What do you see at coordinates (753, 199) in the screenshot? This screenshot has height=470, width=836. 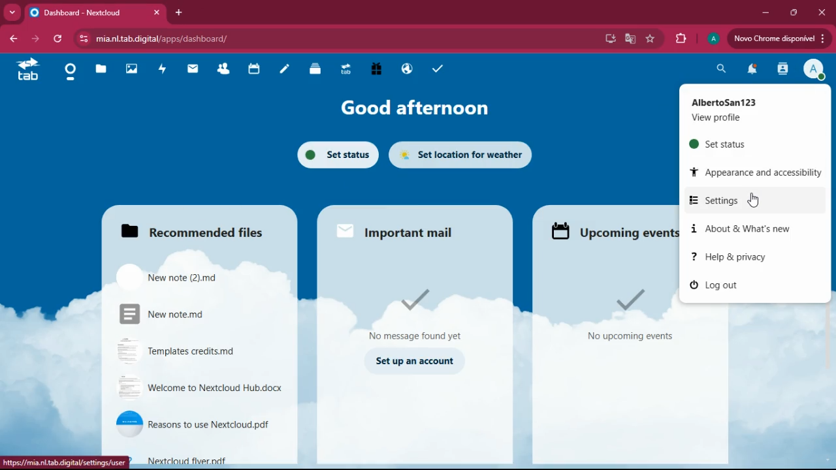 I see `cursor` at bounding box center [753, 199].